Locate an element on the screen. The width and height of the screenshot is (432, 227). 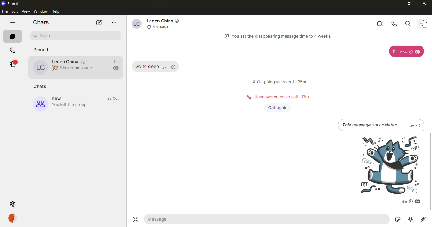
time is located at coordinates (406, 52).